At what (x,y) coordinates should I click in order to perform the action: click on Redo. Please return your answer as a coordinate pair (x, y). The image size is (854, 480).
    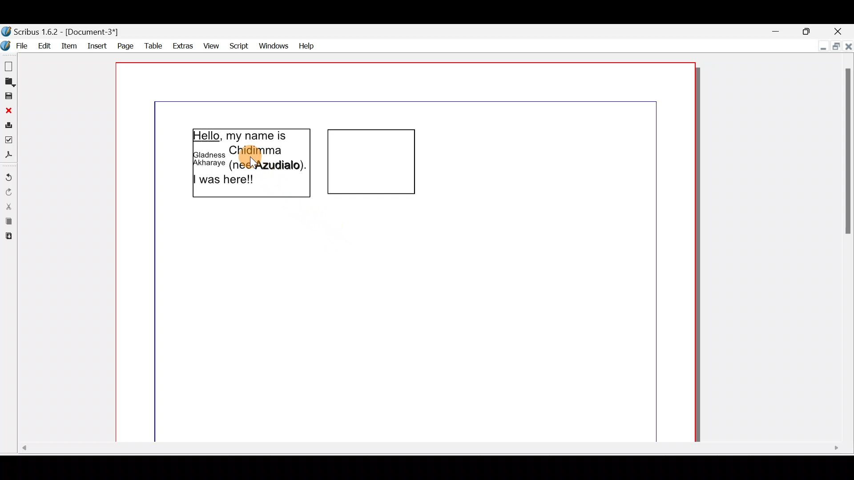
    Looking at the image, I should click on (8, 192).